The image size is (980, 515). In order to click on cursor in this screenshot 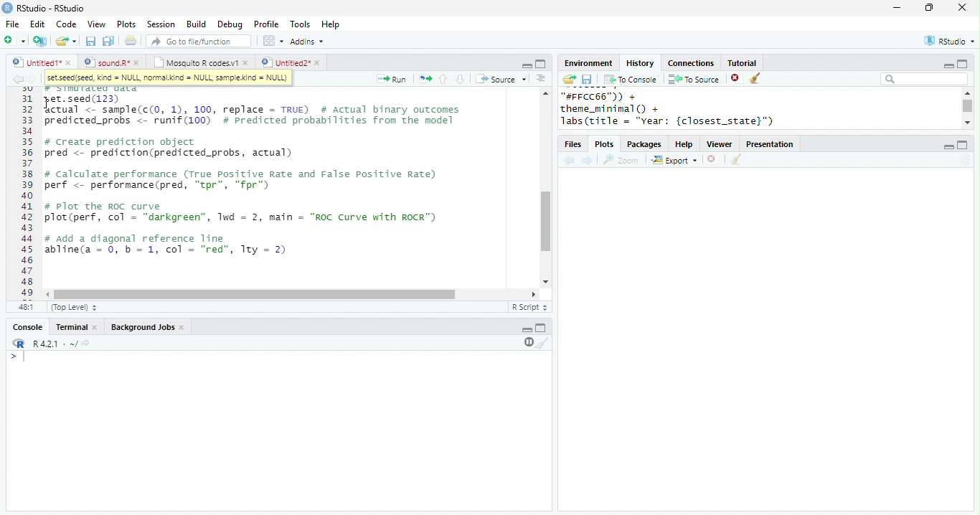, I will do `click(49, 104)`.